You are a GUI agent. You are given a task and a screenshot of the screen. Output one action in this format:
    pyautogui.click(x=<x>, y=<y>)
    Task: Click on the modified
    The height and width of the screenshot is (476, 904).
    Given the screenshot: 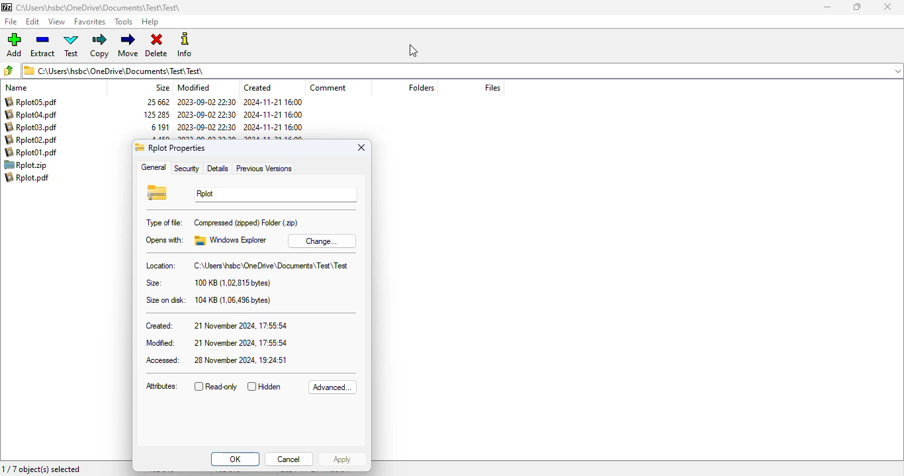 What is the action you would take?
    pyautogui.click(x=160, y=343)
    